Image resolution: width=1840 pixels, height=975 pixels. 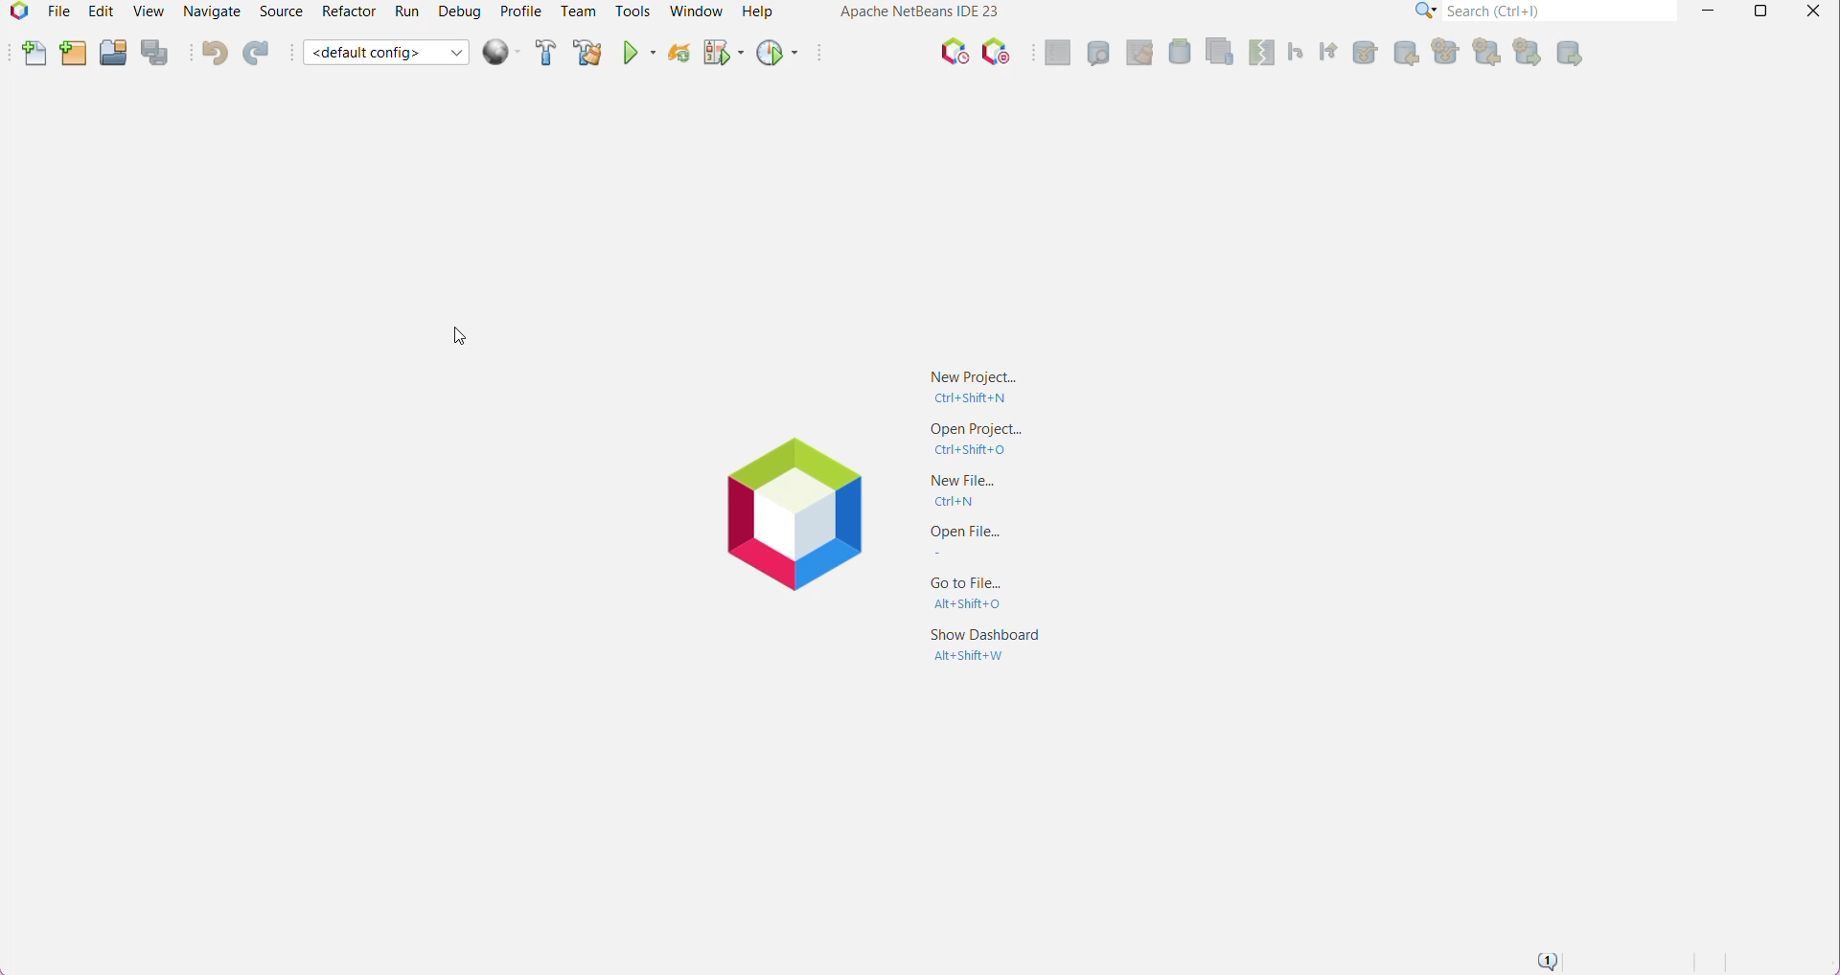 What do you see at coordinates (520, 11) in the screenshot?
I see `Profile` at bounding box center [520, 11].